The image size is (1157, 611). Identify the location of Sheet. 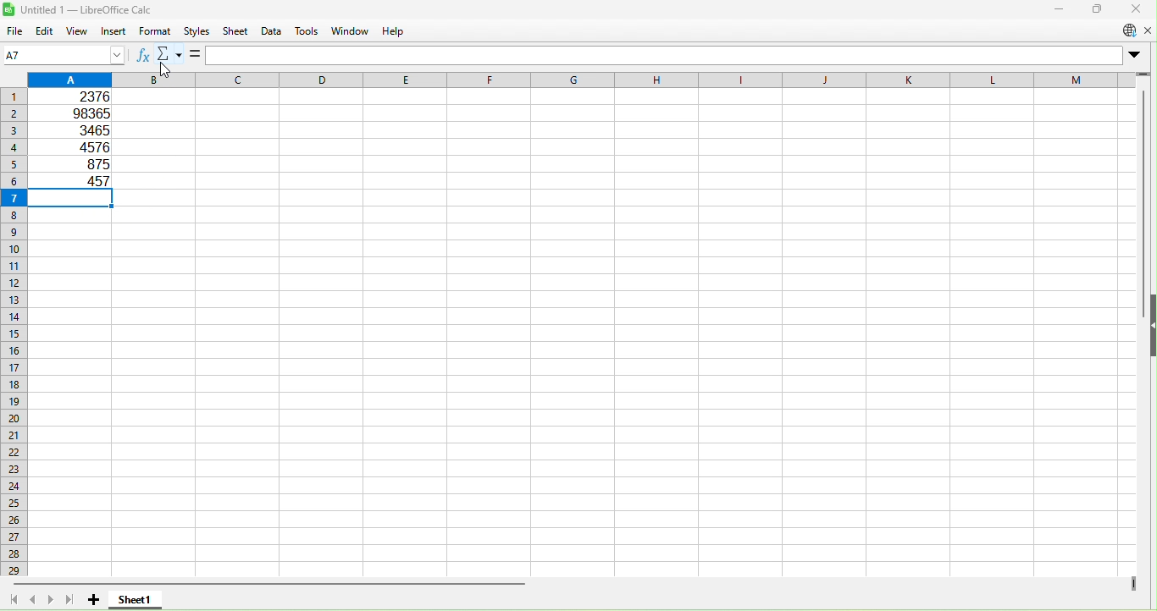
(237, 33).